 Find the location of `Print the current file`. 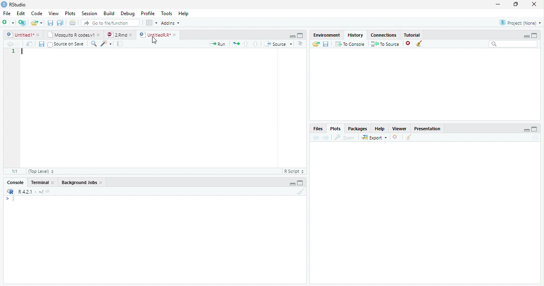

Print the current file is located at coordinates (73, 22).